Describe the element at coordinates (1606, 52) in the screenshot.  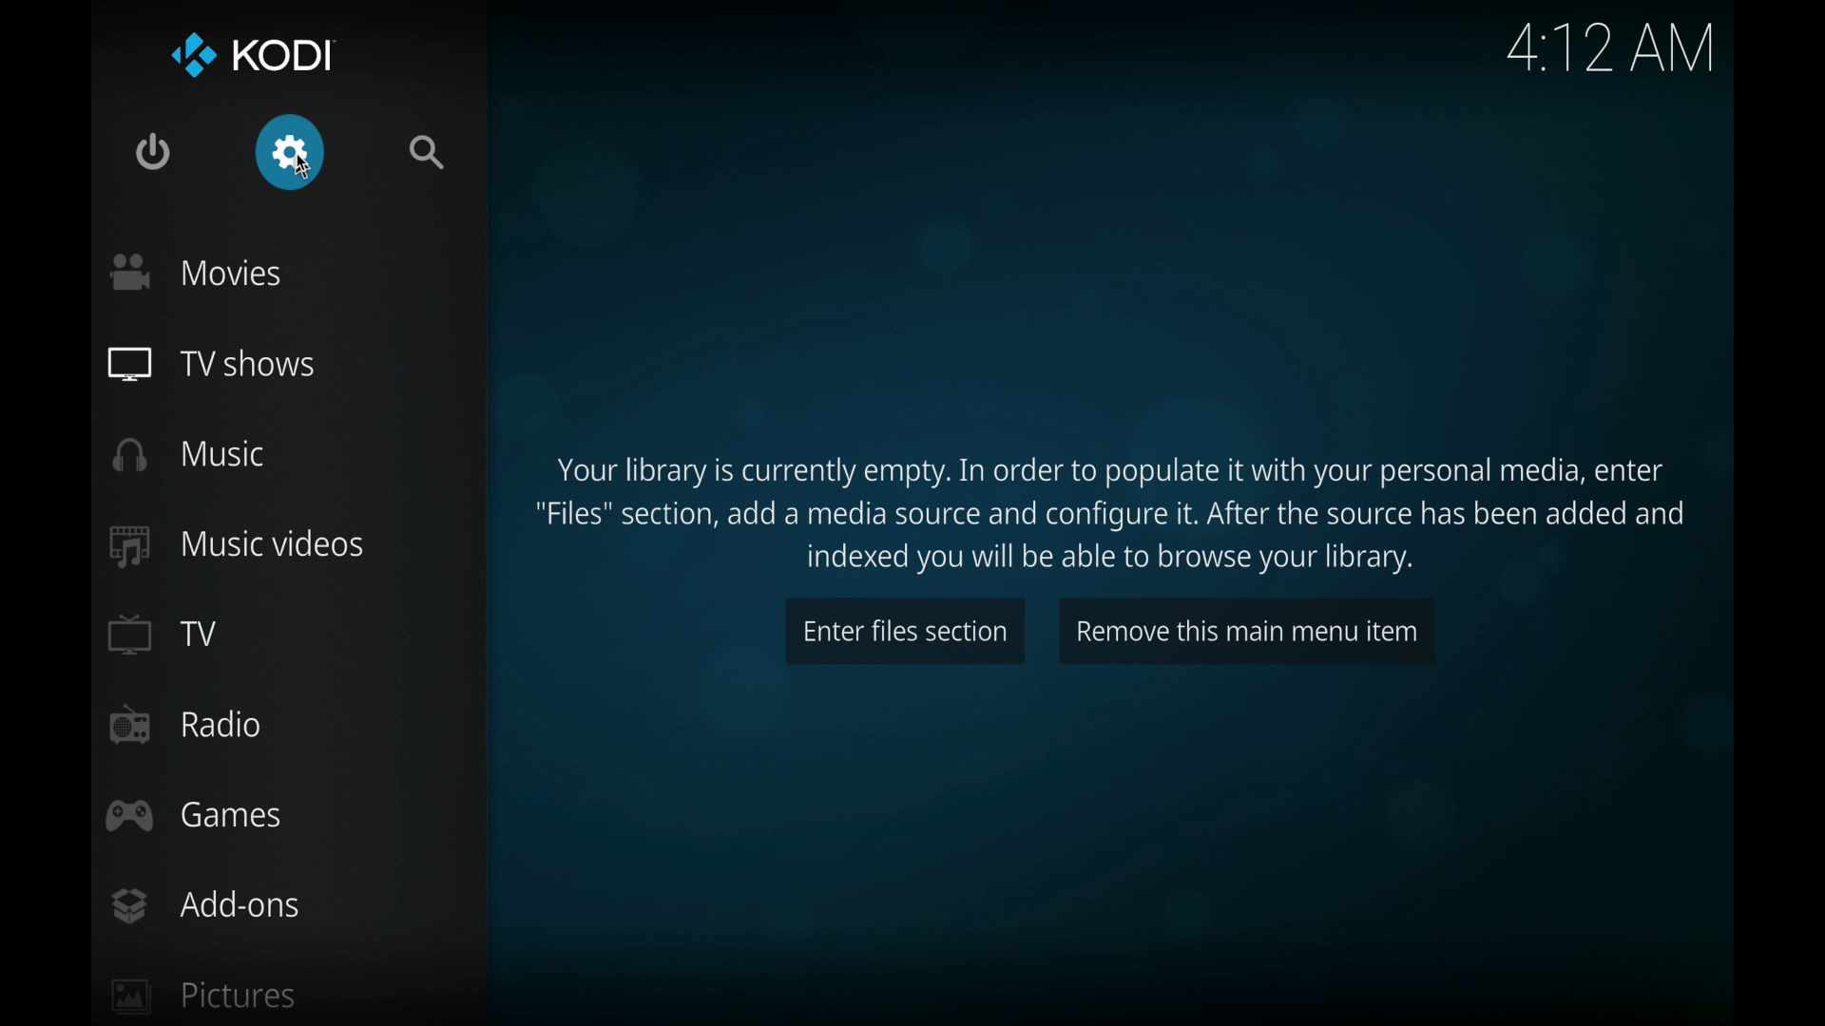
I see `412 AM` at that location.